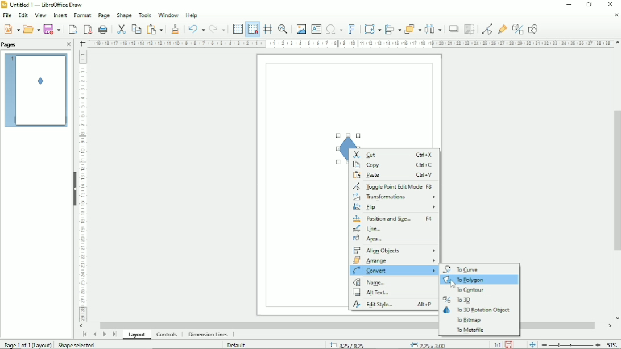 The image size is (621, 349). Describe the element at coordinates (371, 28) in the screenshot. I see `Transformation` at that location.